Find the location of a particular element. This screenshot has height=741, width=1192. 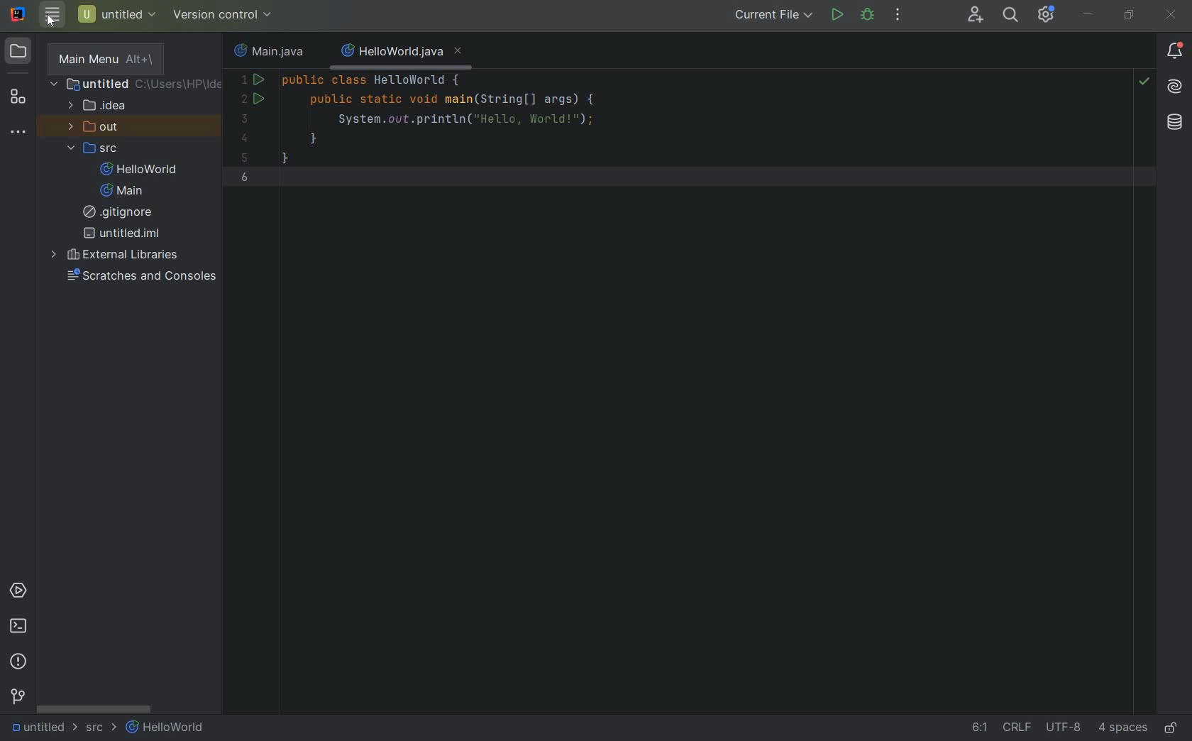

PROBLEMS is located at coordinates (18, 661).